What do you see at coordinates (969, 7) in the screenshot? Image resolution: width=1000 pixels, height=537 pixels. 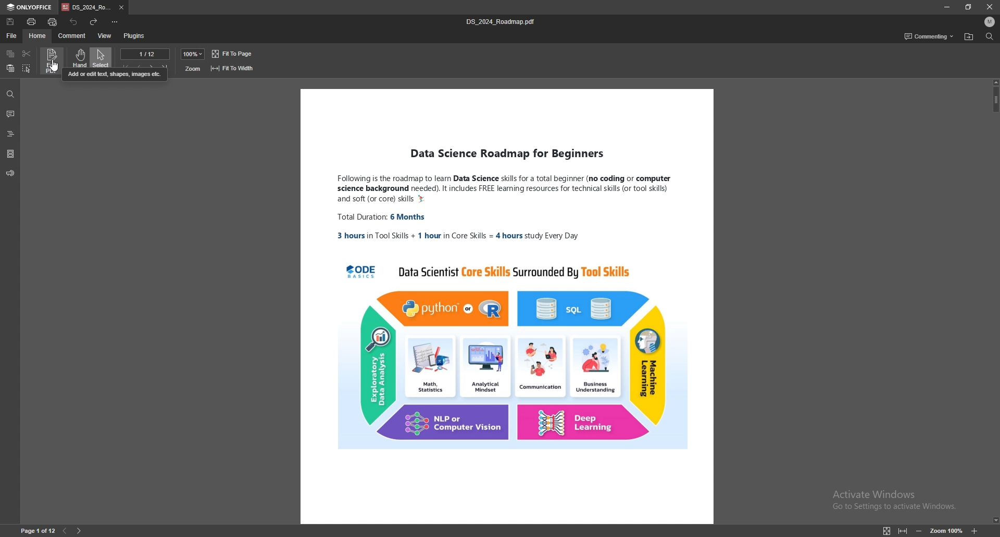 I see `resize` at bounding box center [969, 7].